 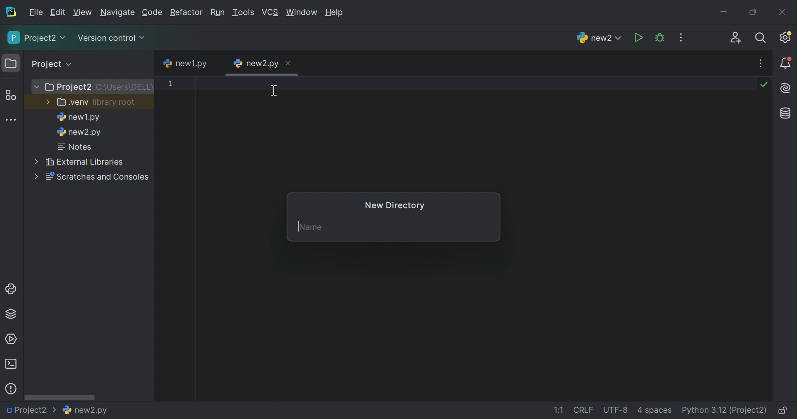 What do you see at coordinates (312, 227) in the screenshot?
I see `Name` at bounding box center [312, 227].